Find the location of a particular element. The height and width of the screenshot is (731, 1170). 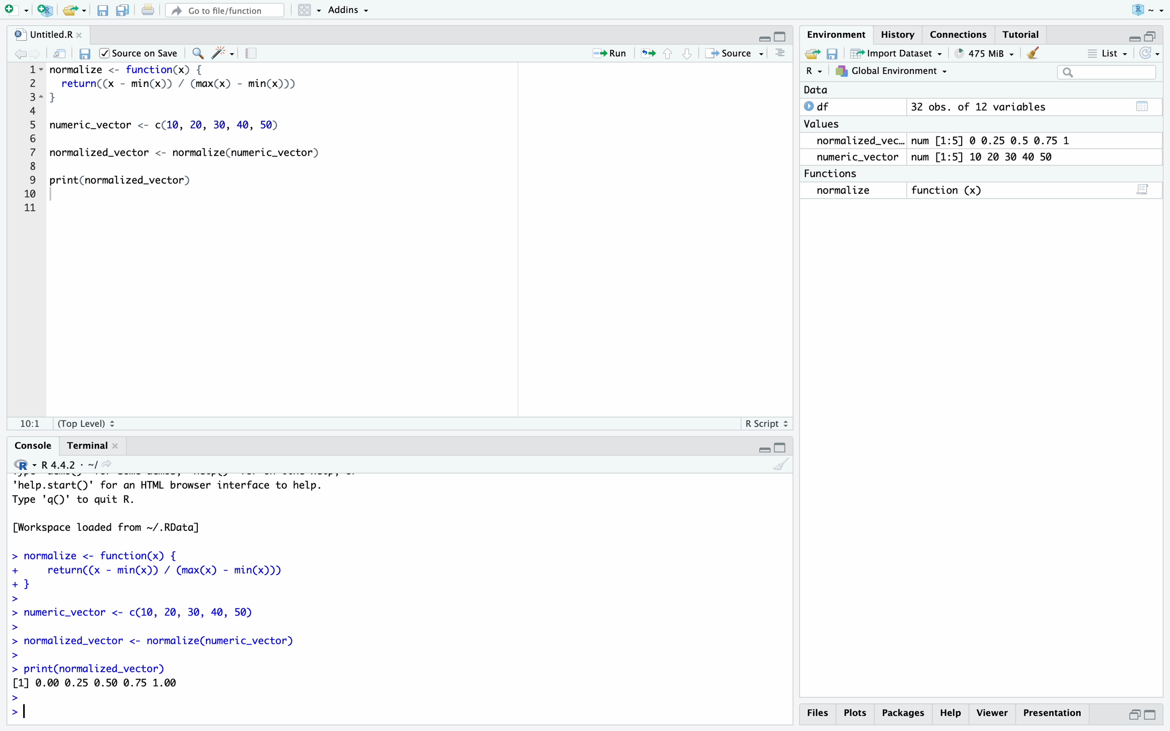

Maximize is located at coordinates (782, 449).